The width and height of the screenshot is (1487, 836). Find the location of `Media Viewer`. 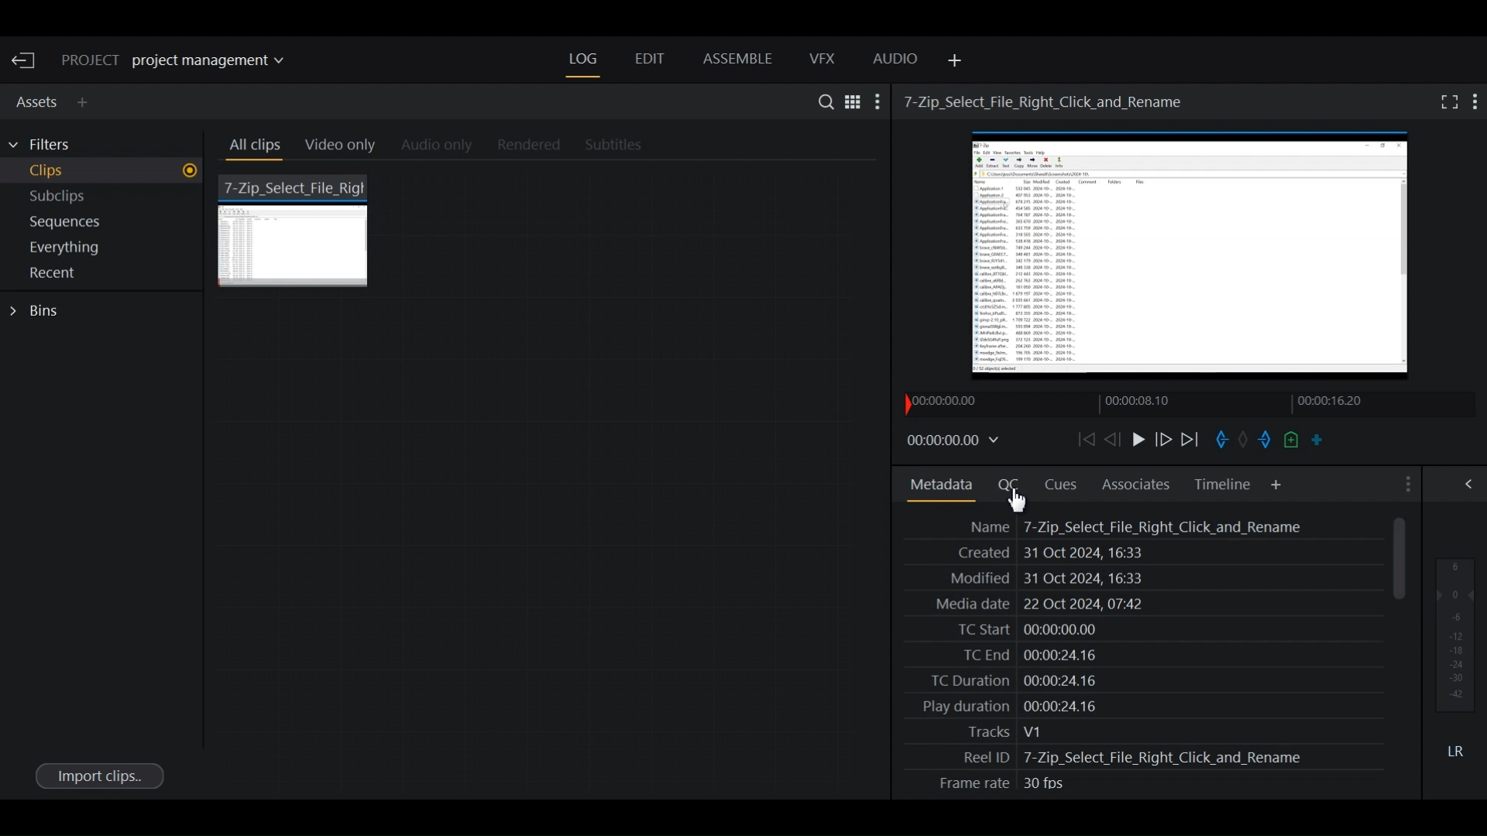

Media Viewer is located at coordinates (1193, 259).